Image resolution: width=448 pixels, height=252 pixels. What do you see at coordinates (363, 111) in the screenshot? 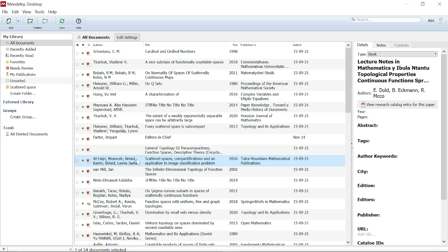
I see `year` at bounding box center [363, 111].